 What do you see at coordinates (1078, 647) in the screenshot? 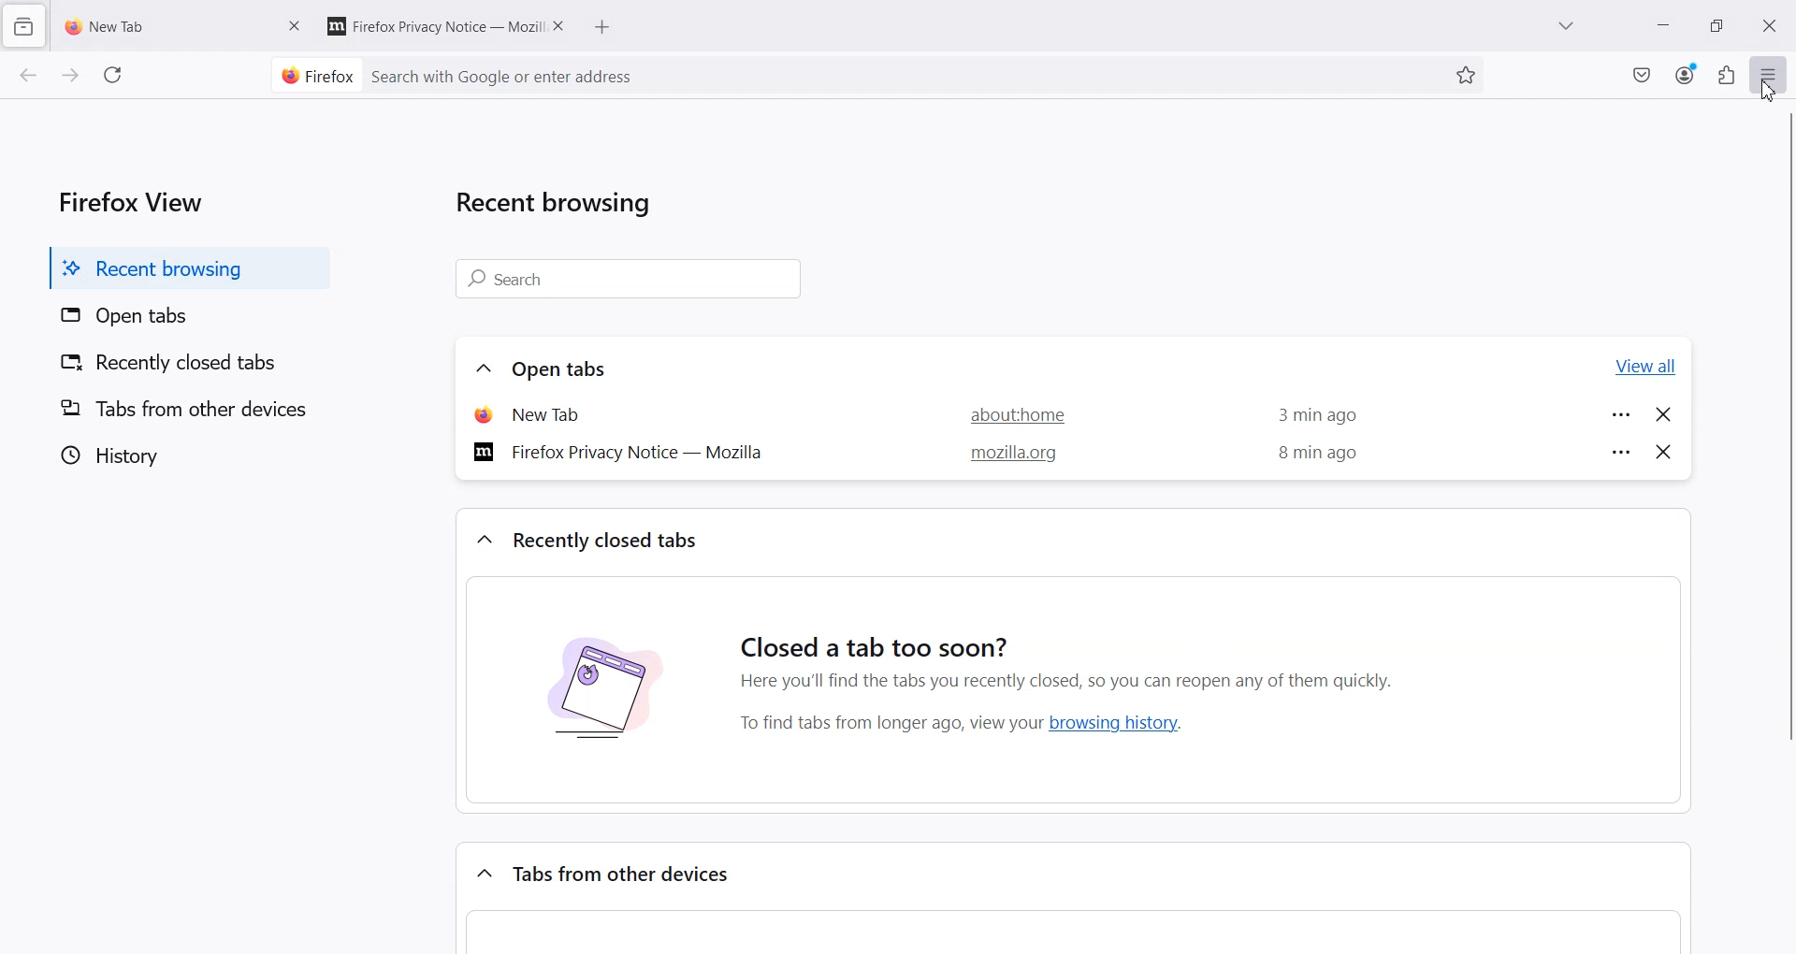
I see `Closed a tab too soon?
on) Here you'll find the tabs you recently closed, so you can reopen any of them quickly.` at bounding box center [1078, 647].